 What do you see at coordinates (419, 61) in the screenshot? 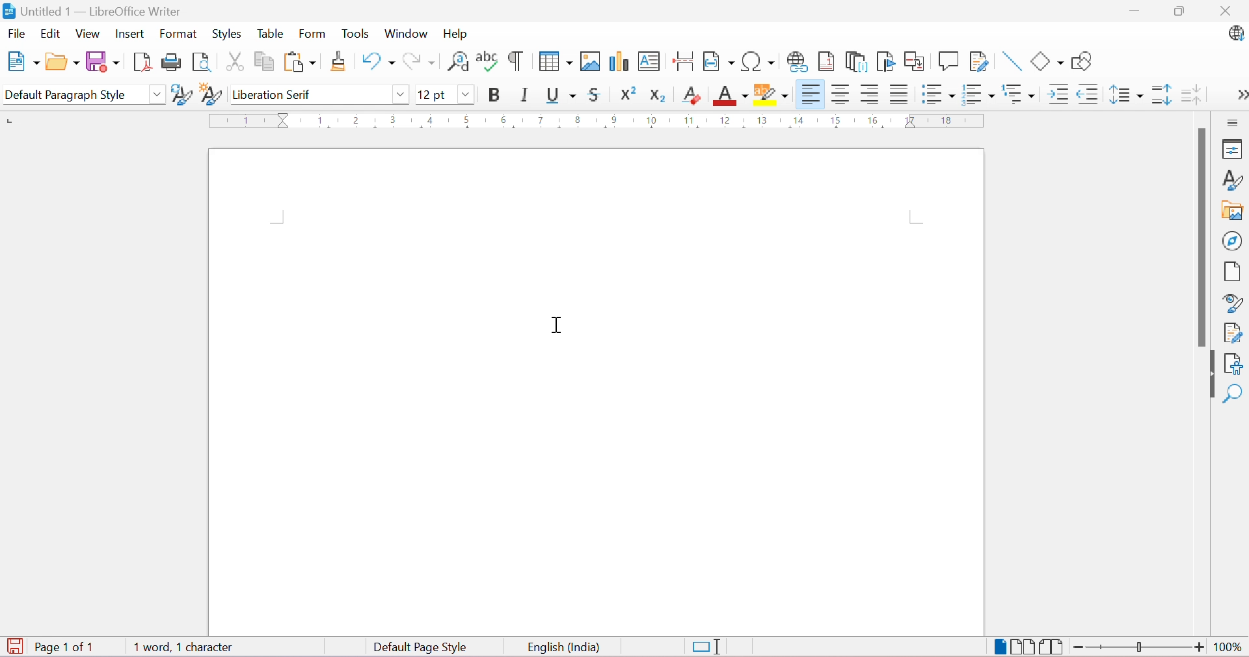
I see `Redo` at bounding box center [419, 61].